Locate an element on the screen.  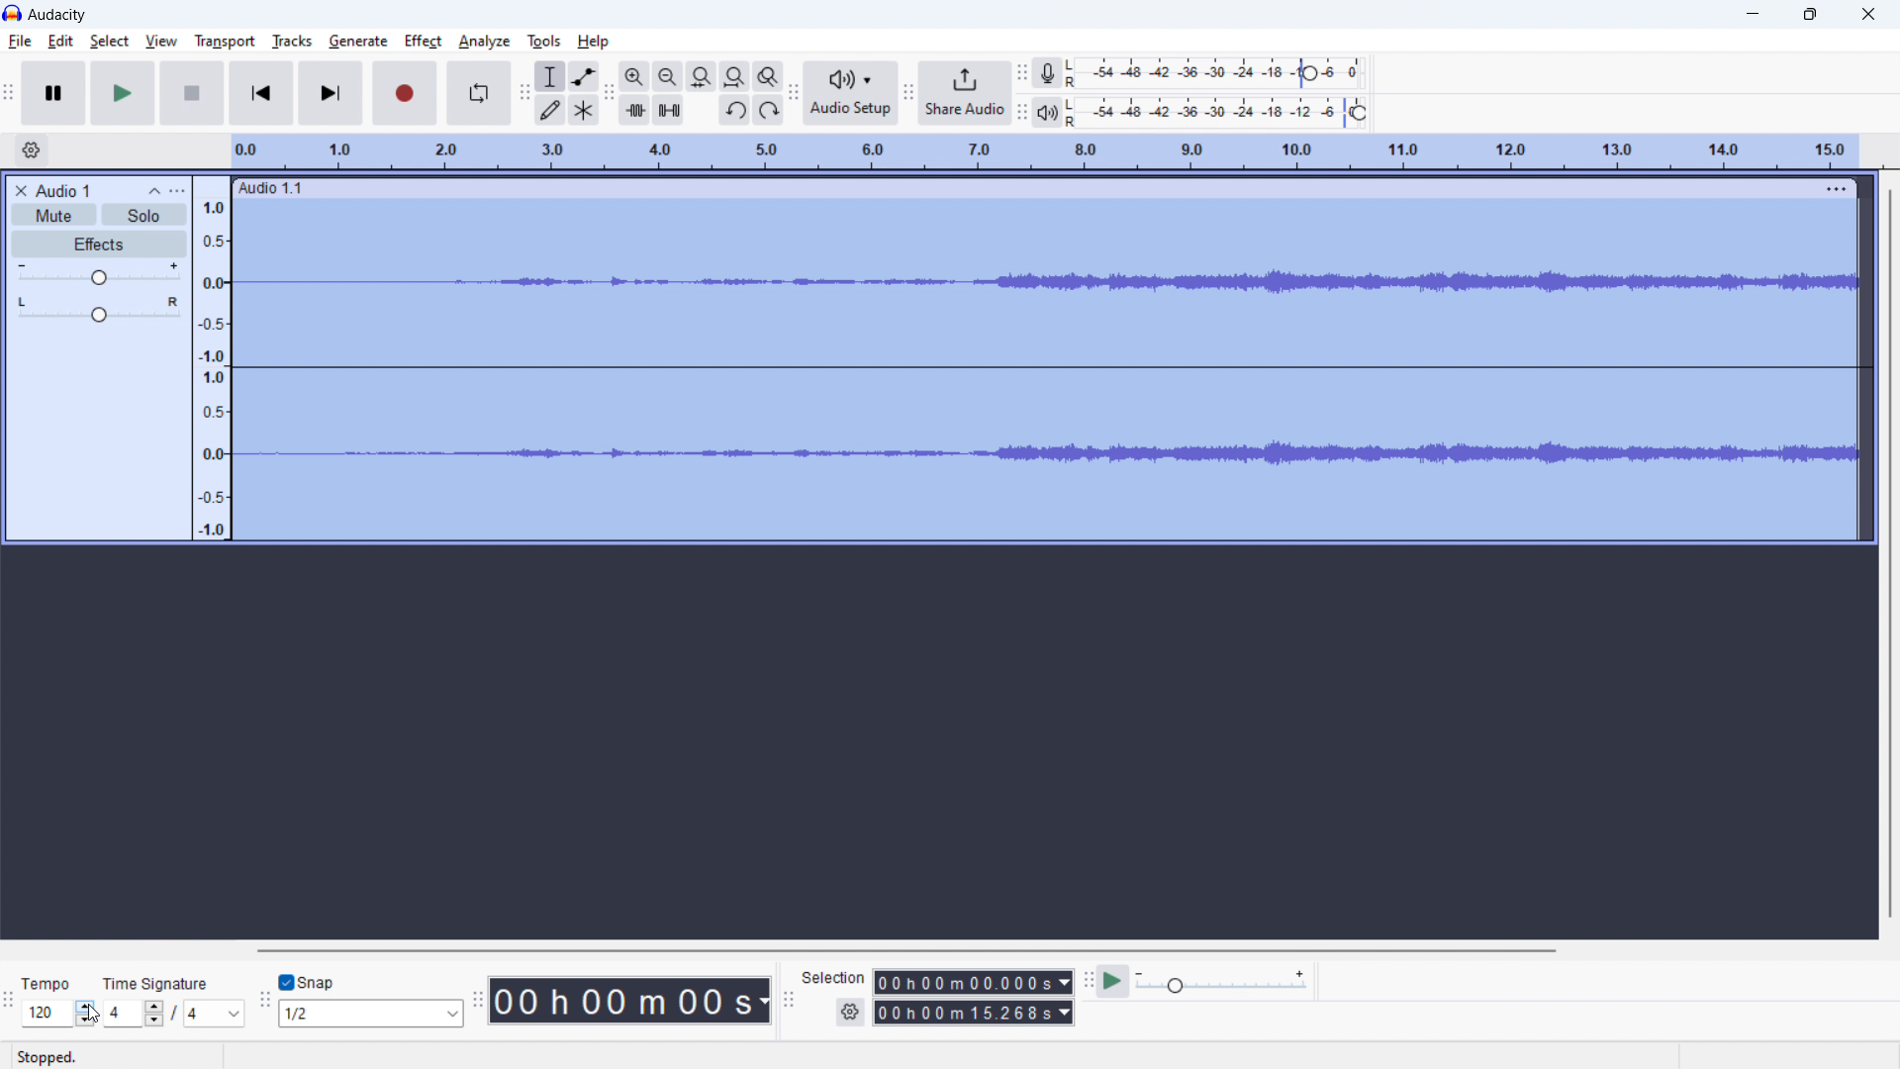
settings is located at coordinates (849, 1013).